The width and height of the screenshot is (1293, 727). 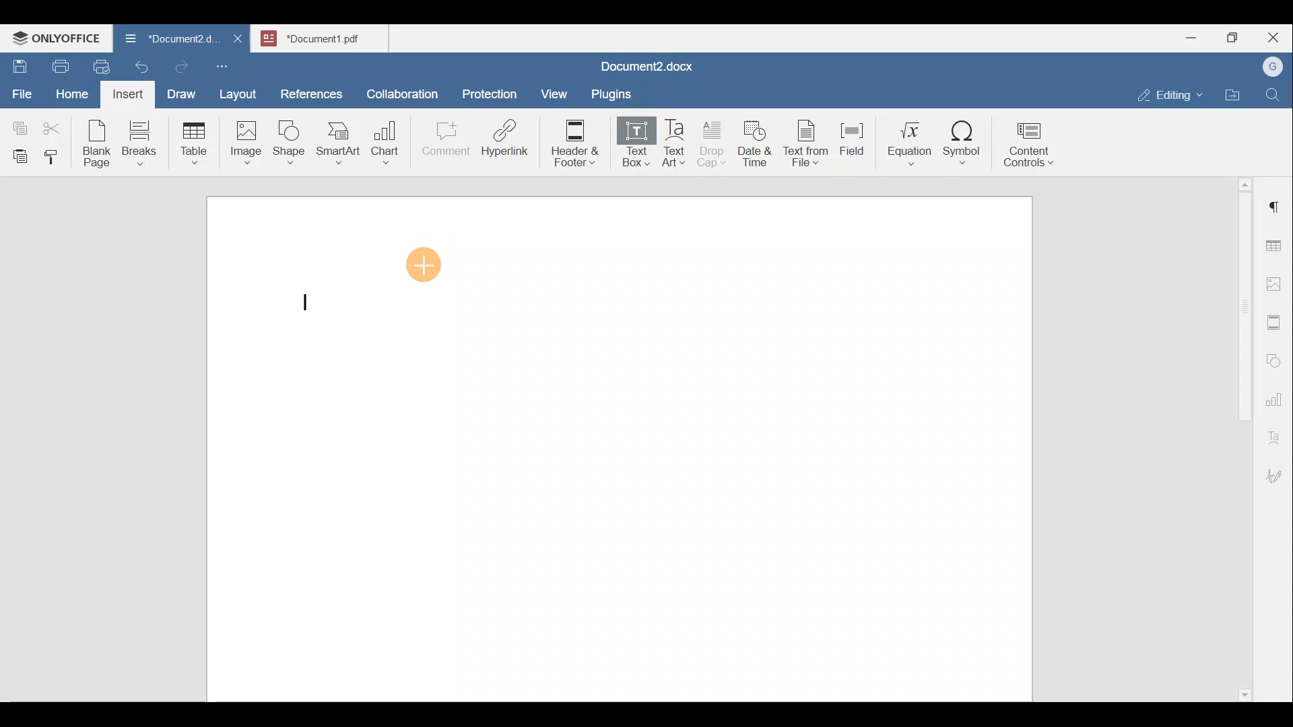 I want to click on Minimize, so click(x=1191, y=36).